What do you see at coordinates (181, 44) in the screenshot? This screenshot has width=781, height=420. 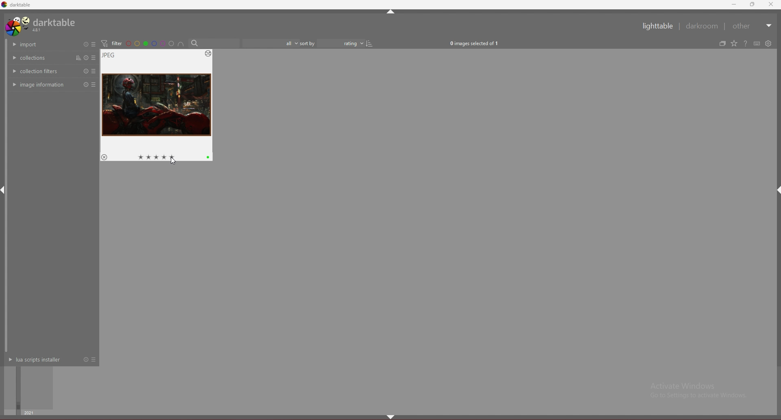 I see `include color` at bounding box center [181, 44].